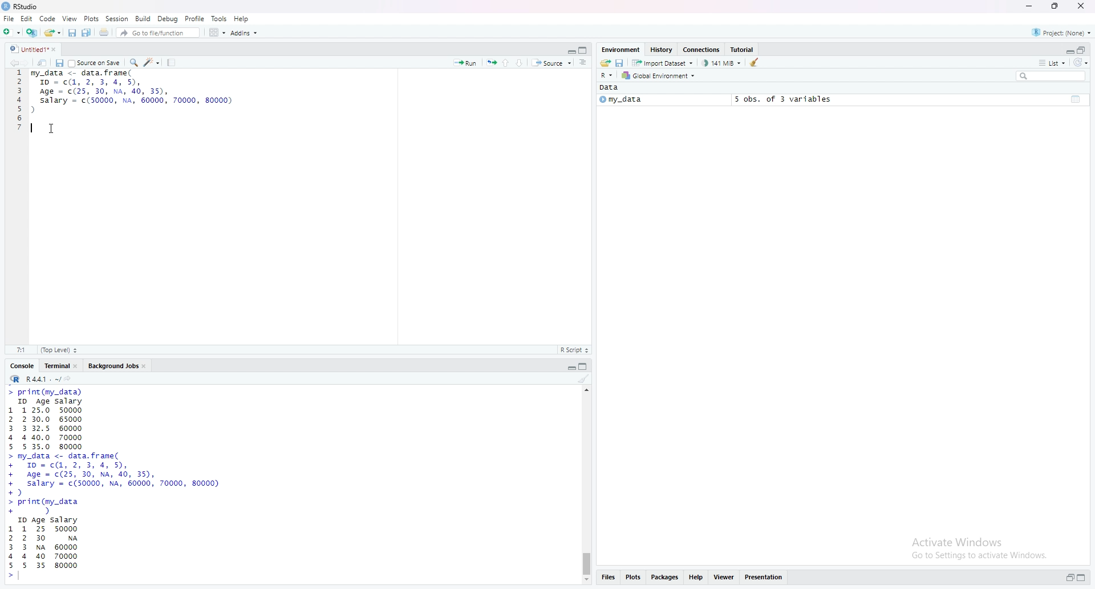 Image resolution: width=1095 pixels, height=589 pixels. Describe the element at coordinates (610, 88) in the screenshot. I see `Data` at that location.